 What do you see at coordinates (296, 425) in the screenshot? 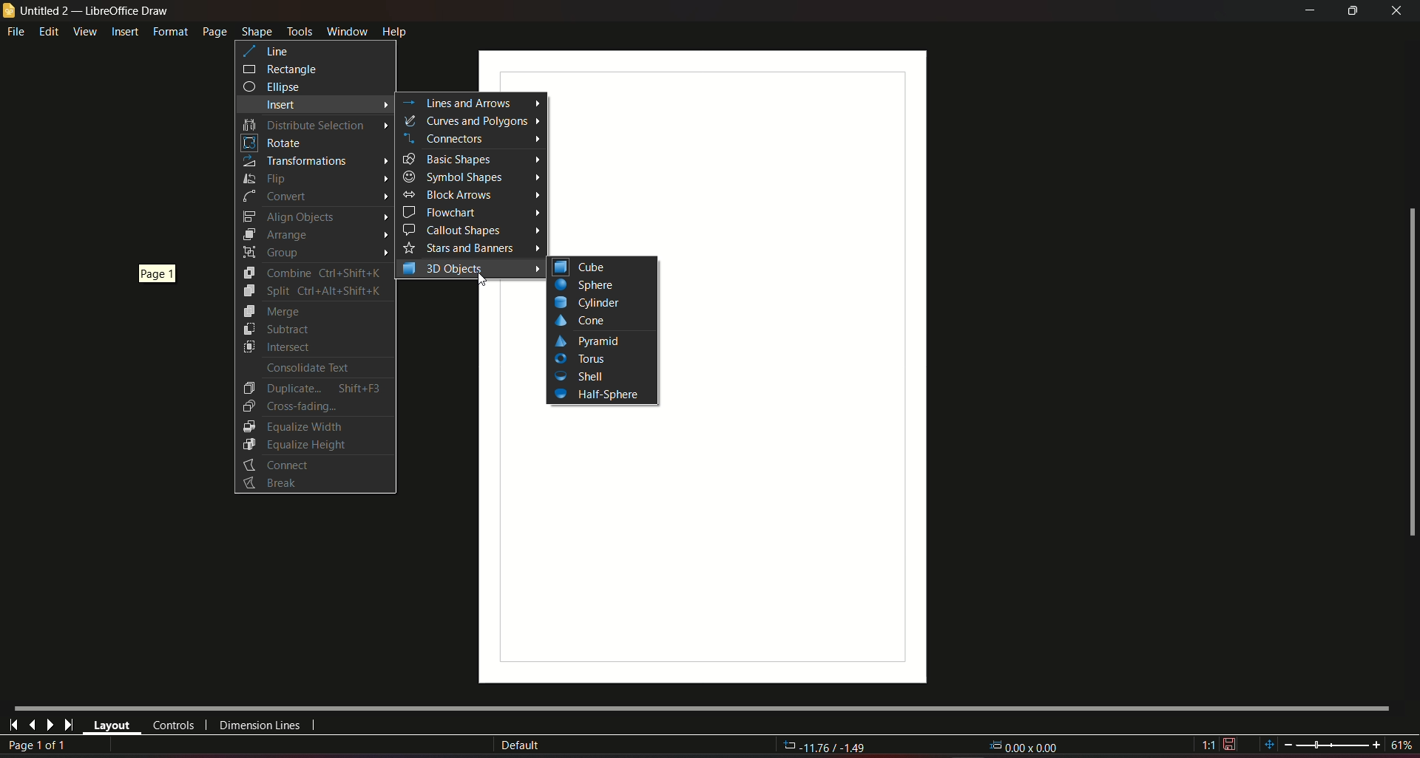
I see `Equalize Width` at bounding box center [296, 425].